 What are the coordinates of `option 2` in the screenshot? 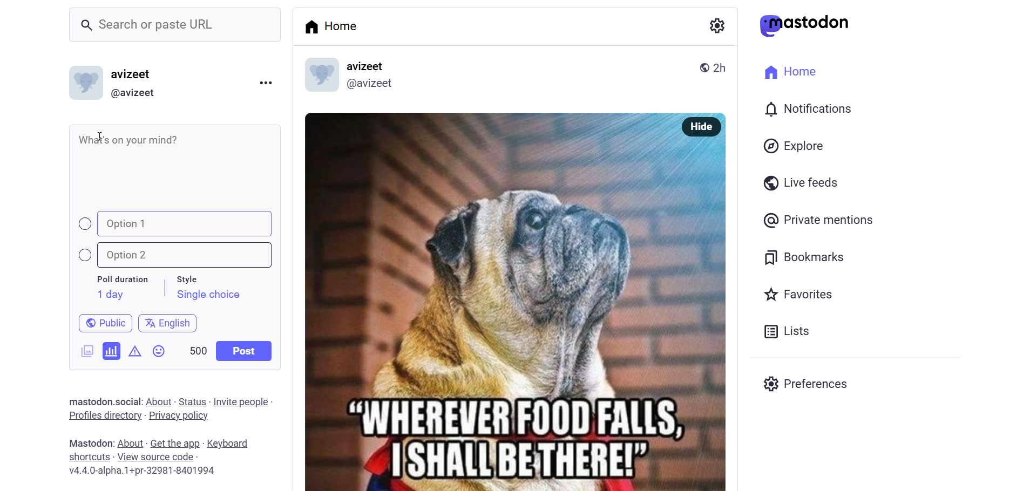 It's located at (181, 255).